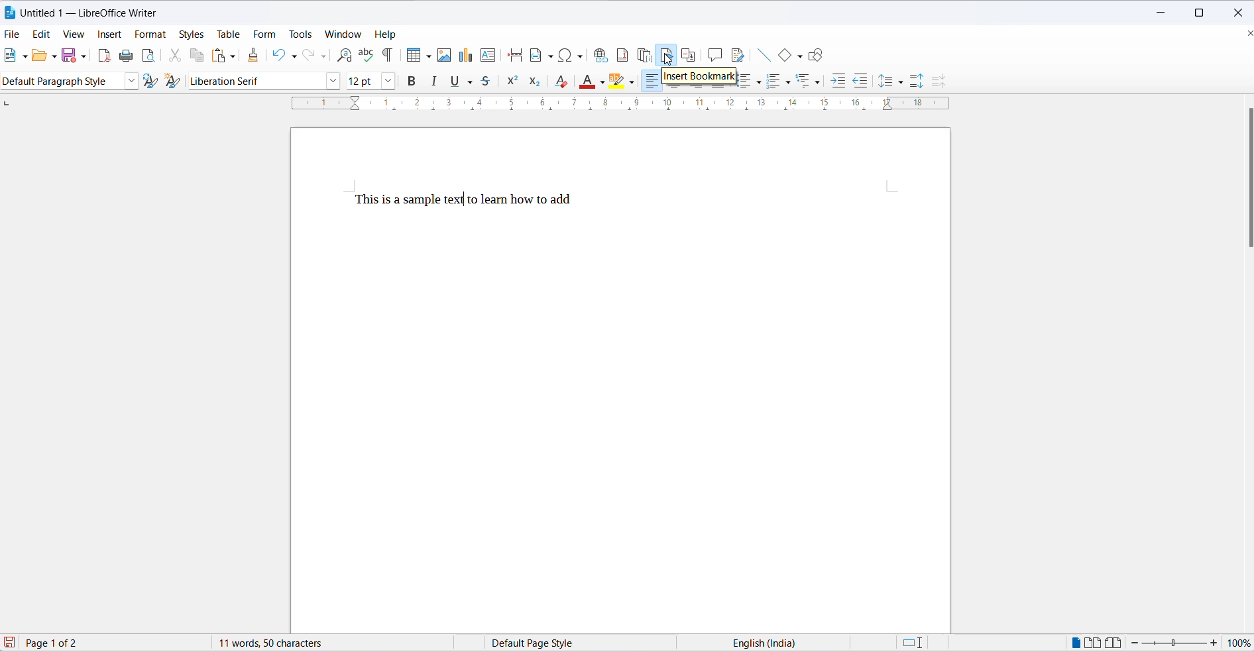 This screenshot has height=652, width=1254. Describe the element at coordinates (217, 54) in the screenshot. I see `paste` at that location.